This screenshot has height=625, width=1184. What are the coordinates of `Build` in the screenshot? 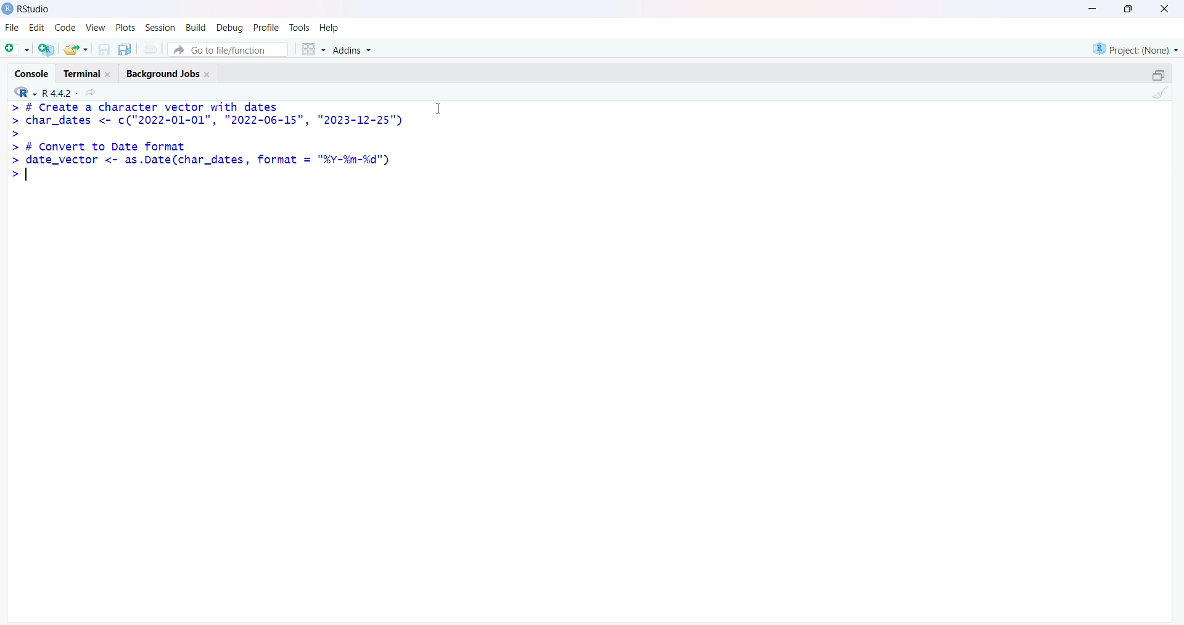 It's located at (193, 28).